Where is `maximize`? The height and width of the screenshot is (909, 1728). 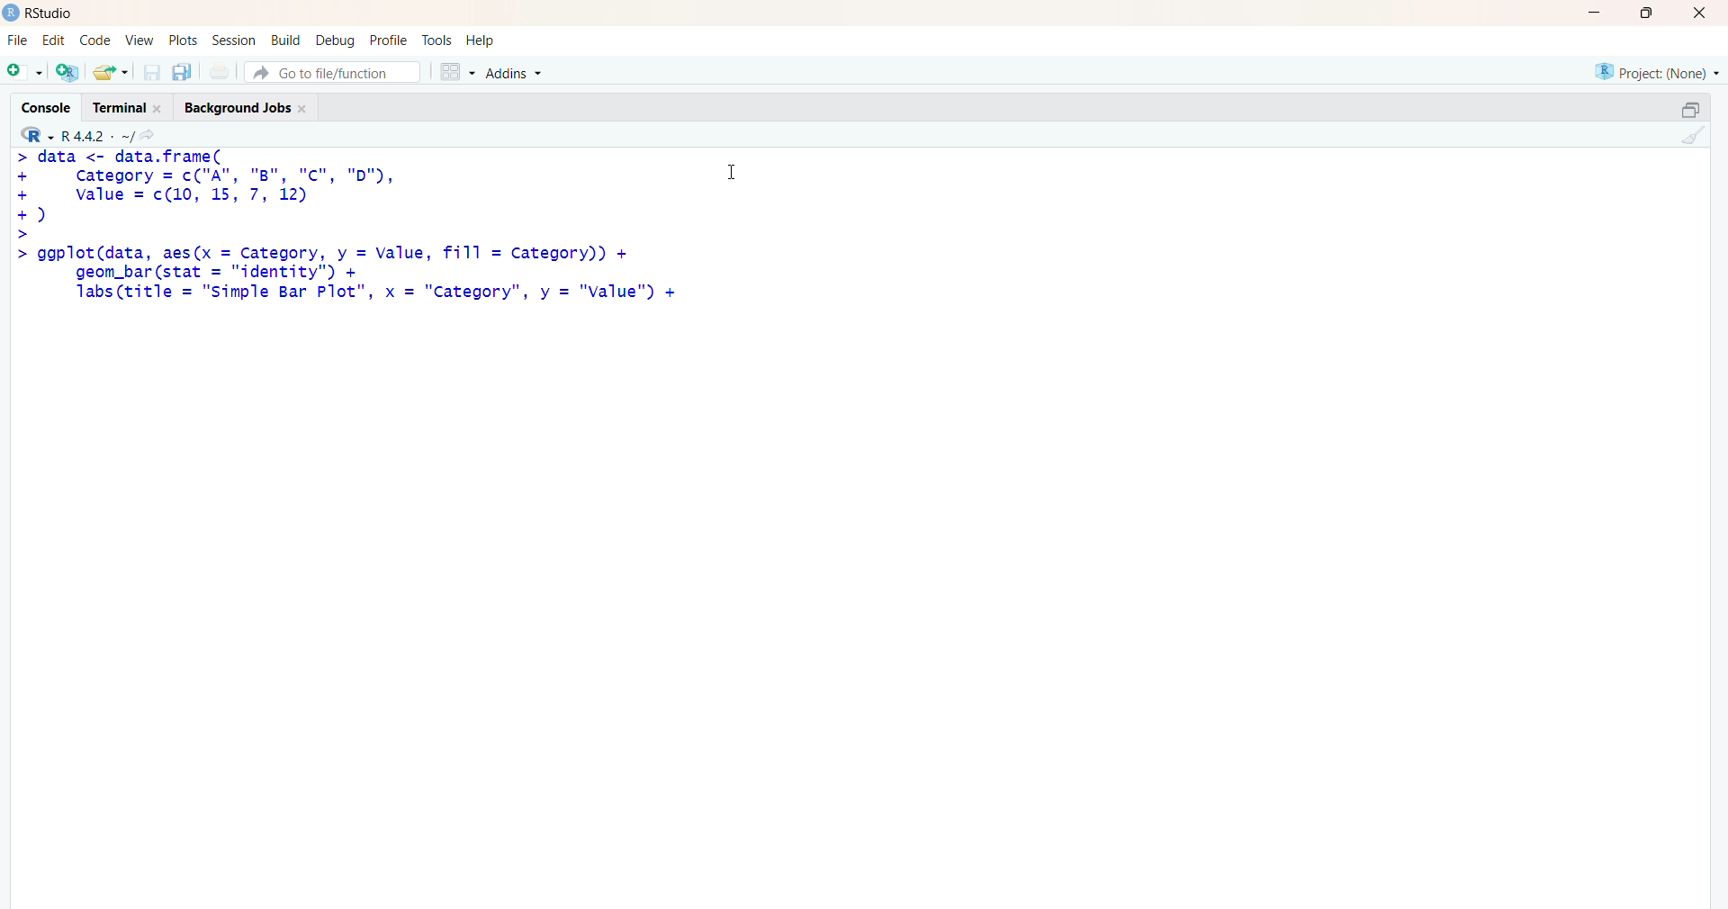
maximize is located at coordinates (1690, 110).